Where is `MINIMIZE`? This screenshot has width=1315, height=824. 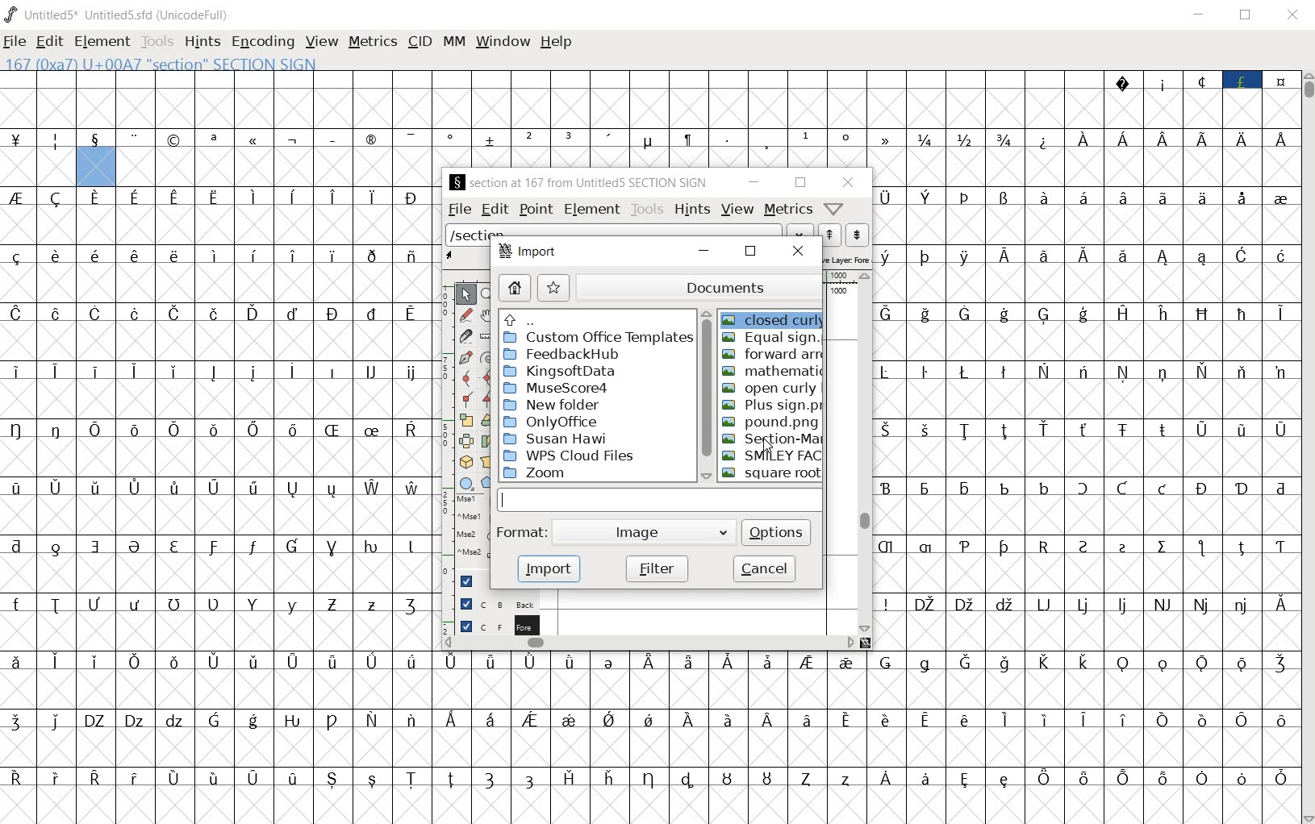 MINIMIZE is located at coordinates (1201, 15).